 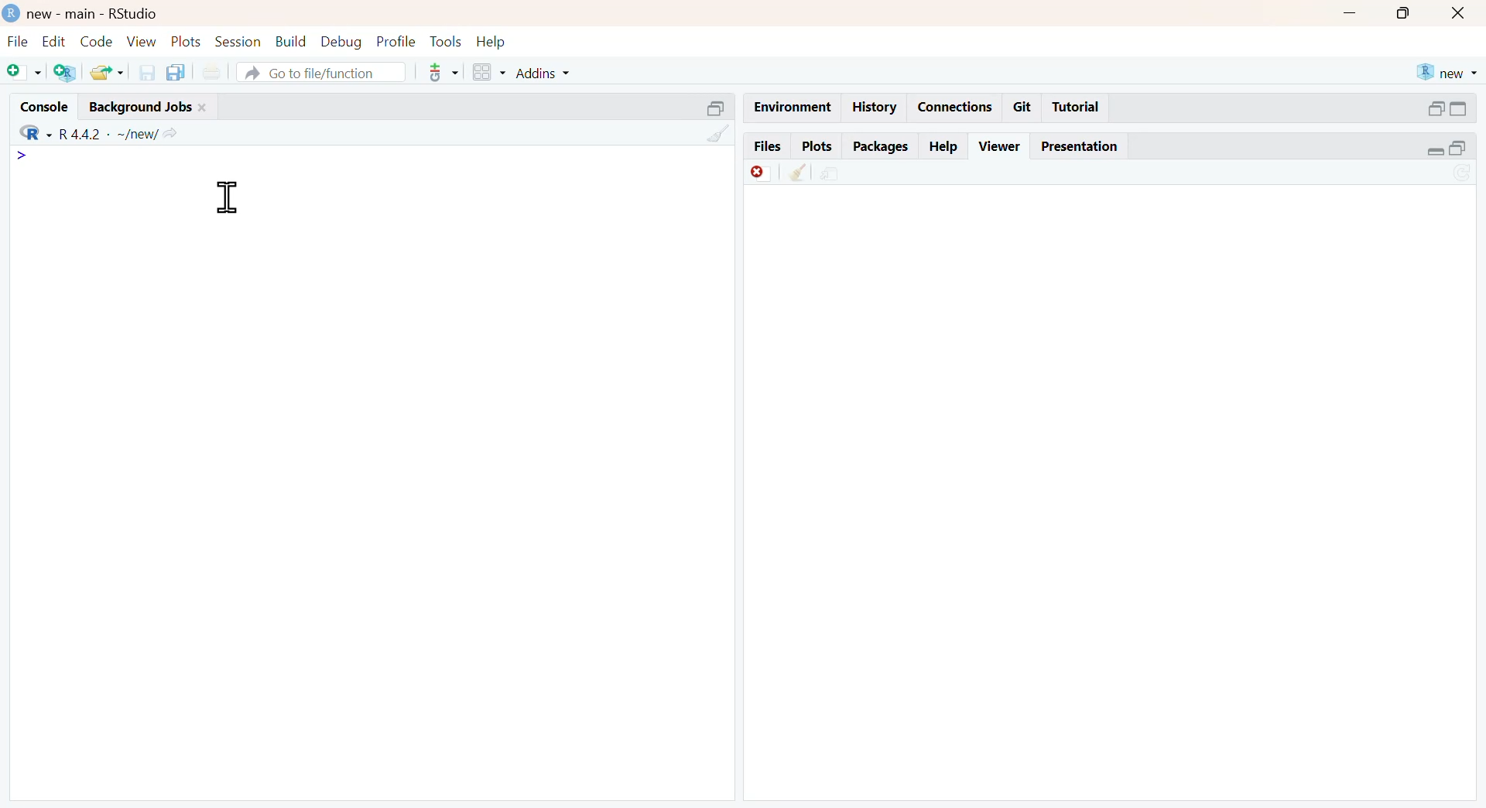 What do you see at coordinates (545, 74) in the screenshot?
I see `addins` at bounding box center [545, 74].